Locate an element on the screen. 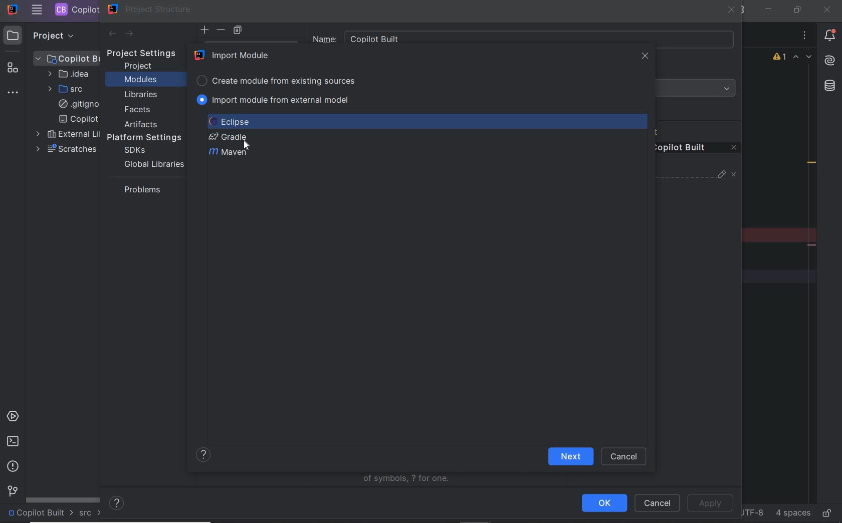 This screenshot has height=523, width=842. 1 warning is located at coordinates (780, 58).